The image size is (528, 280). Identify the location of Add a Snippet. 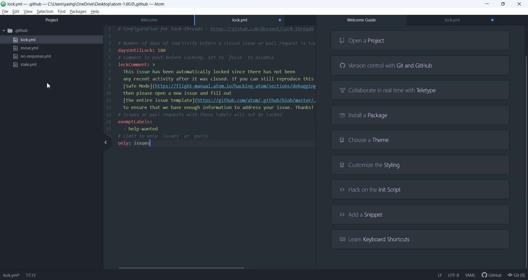
(420, 214).